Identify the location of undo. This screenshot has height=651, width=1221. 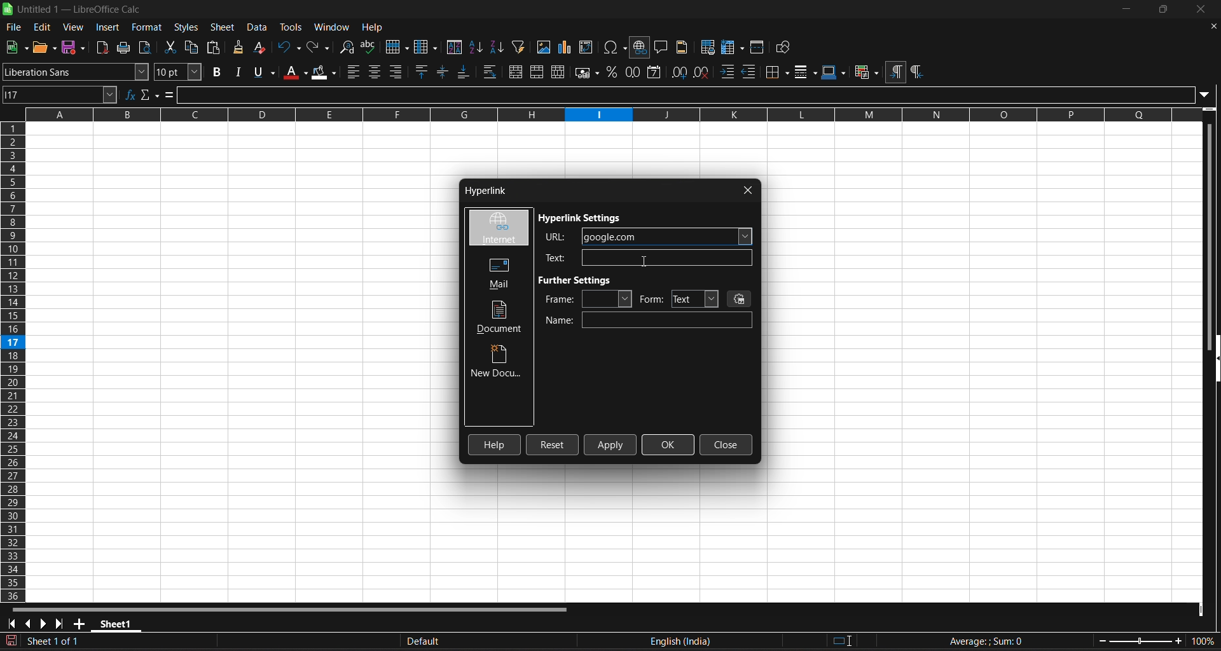
(289, 47).